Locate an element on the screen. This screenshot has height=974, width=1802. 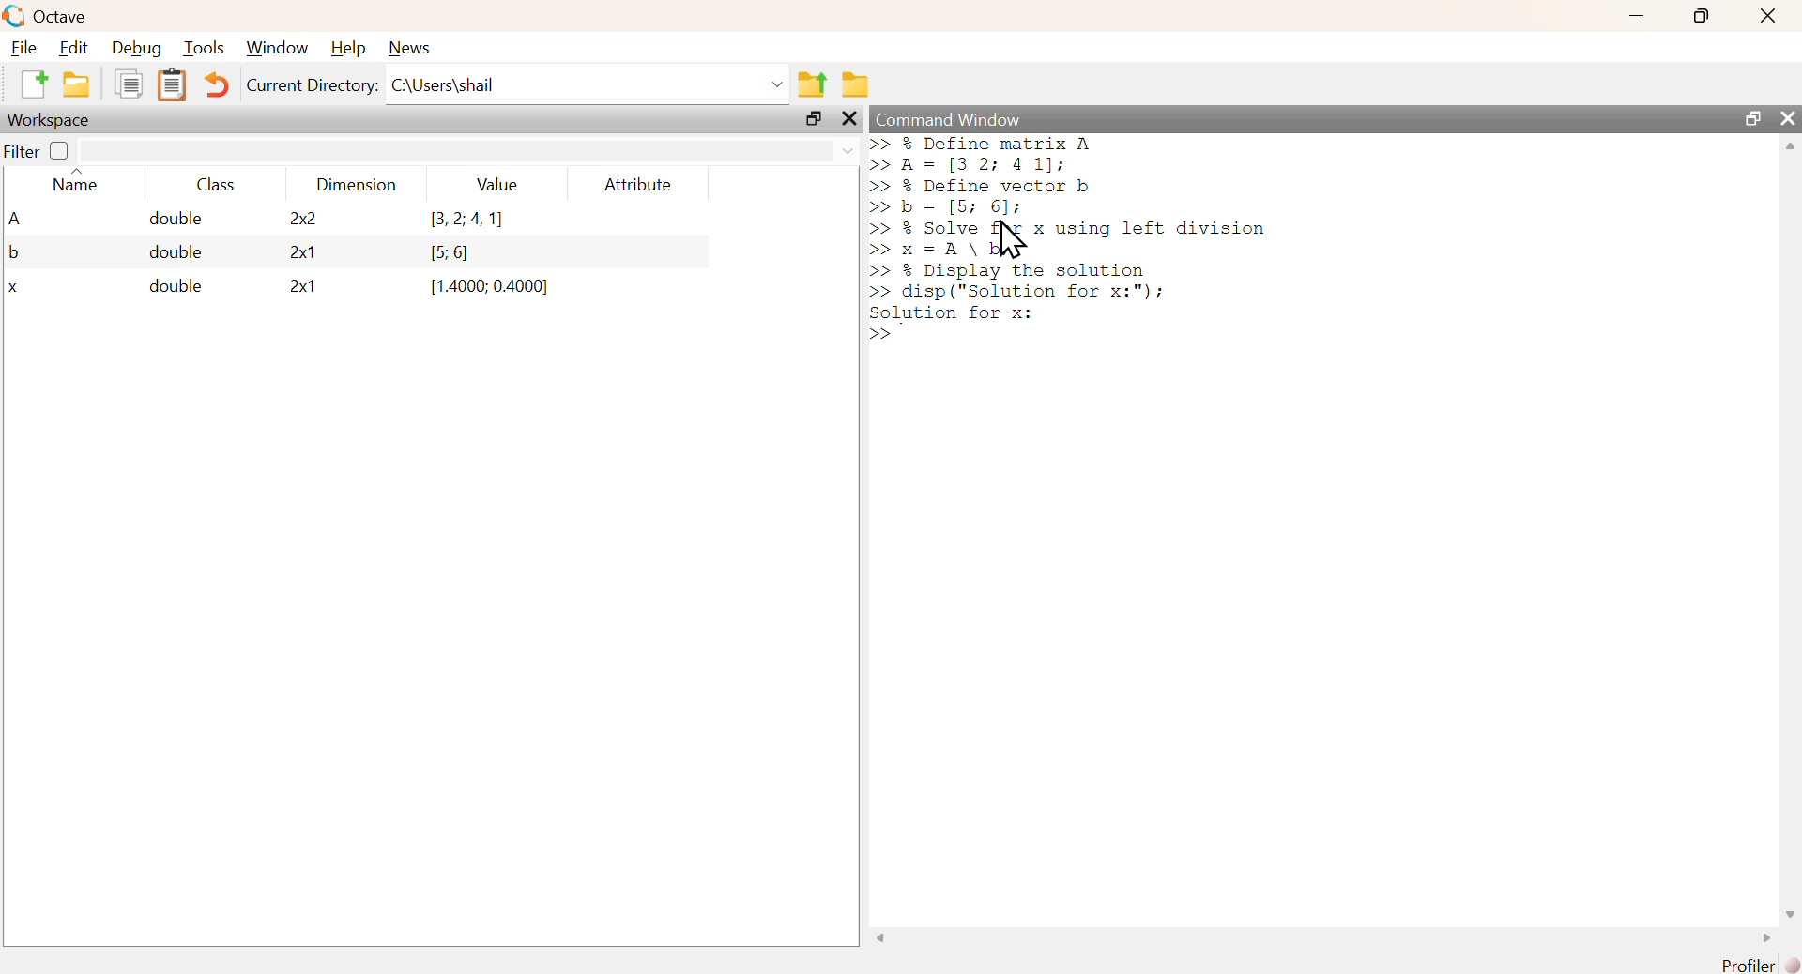
dimension is located at coordinates (356, 188).